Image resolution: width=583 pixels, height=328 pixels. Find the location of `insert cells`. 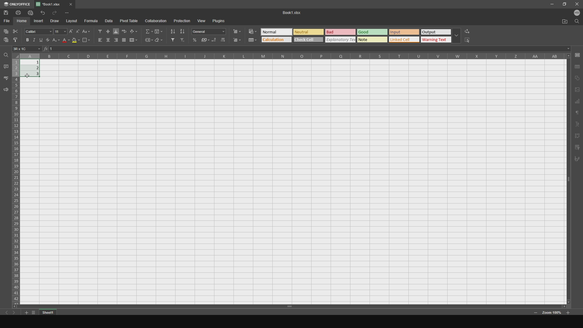

insert cells is located at coordinates (239, 32).